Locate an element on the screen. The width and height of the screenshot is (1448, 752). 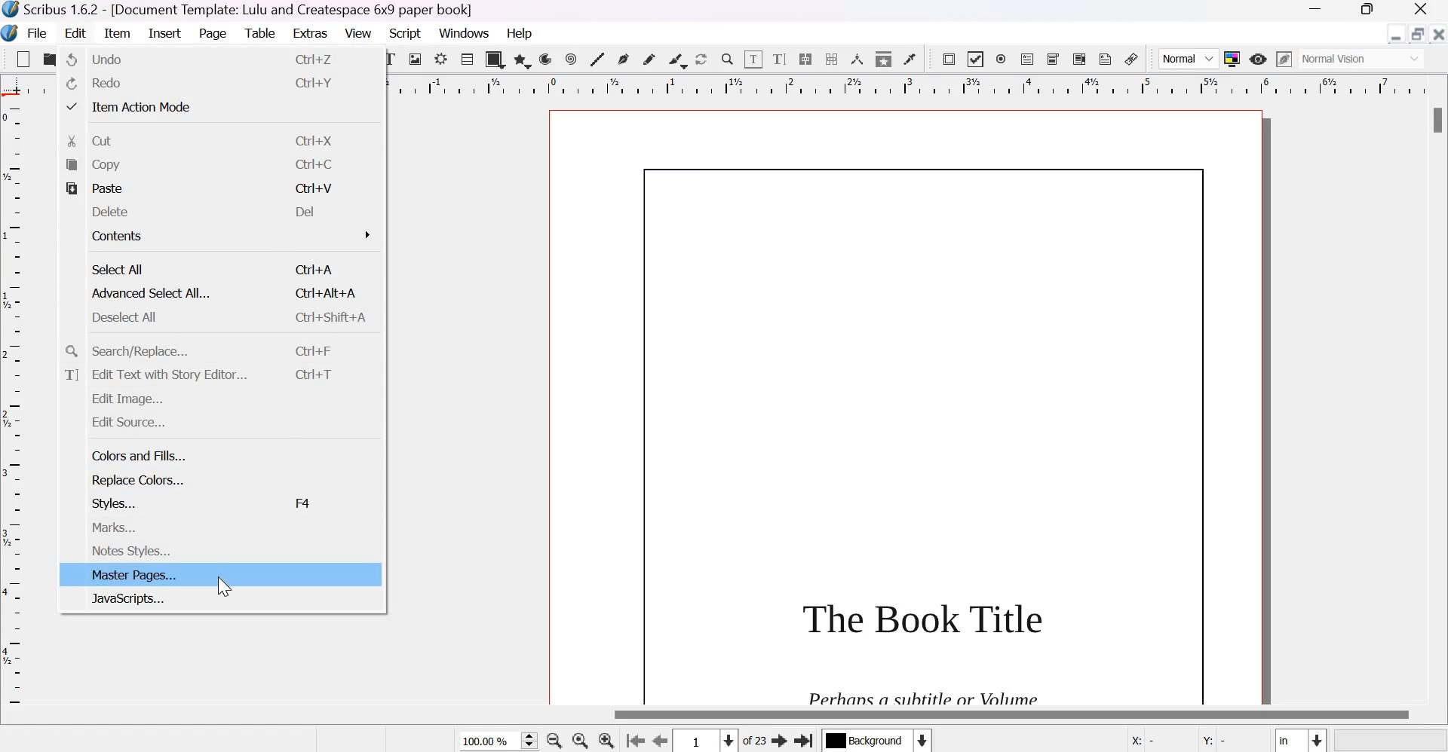
PDF check box is located at coordinates (974, 58).